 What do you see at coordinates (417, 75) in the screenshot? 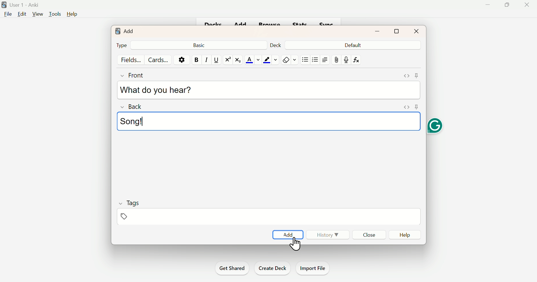
I see `pin` at bounding box center [417, 75].